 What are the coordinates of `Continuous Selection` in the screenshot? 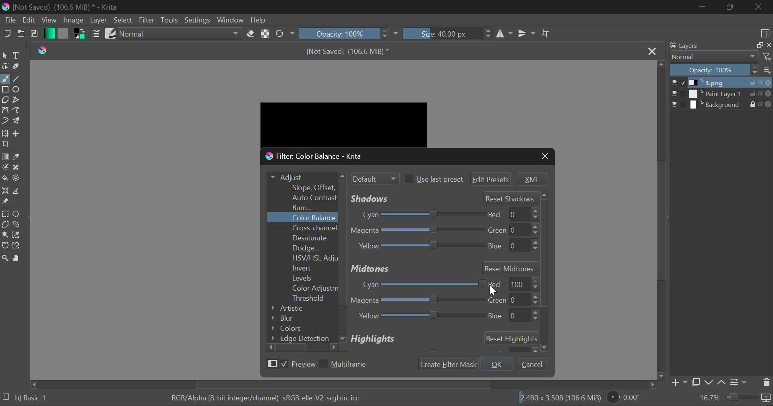 It's located at (5, 236).